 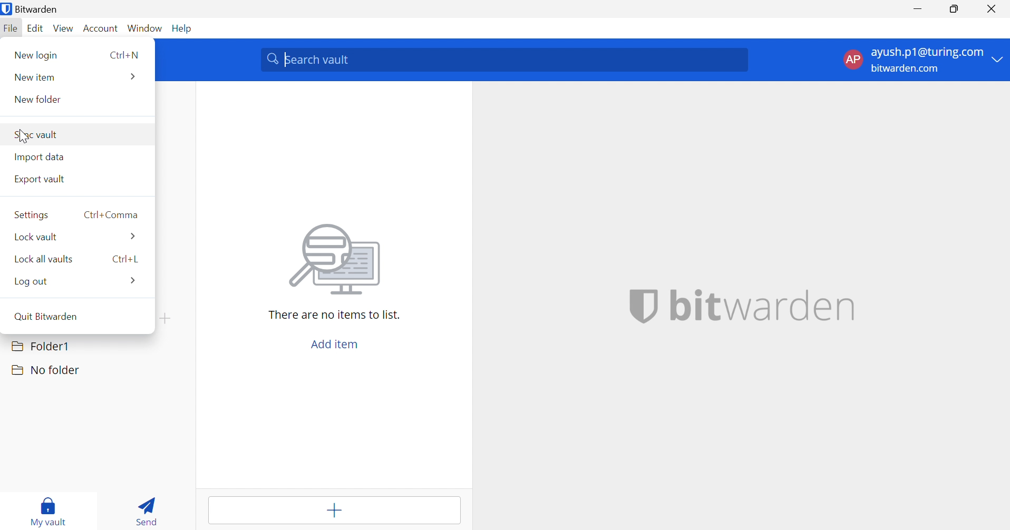 What do you see at coordinates (644, 307) in the screenshot?
I see `bitwarden logo` at bounding box center [644, 307].